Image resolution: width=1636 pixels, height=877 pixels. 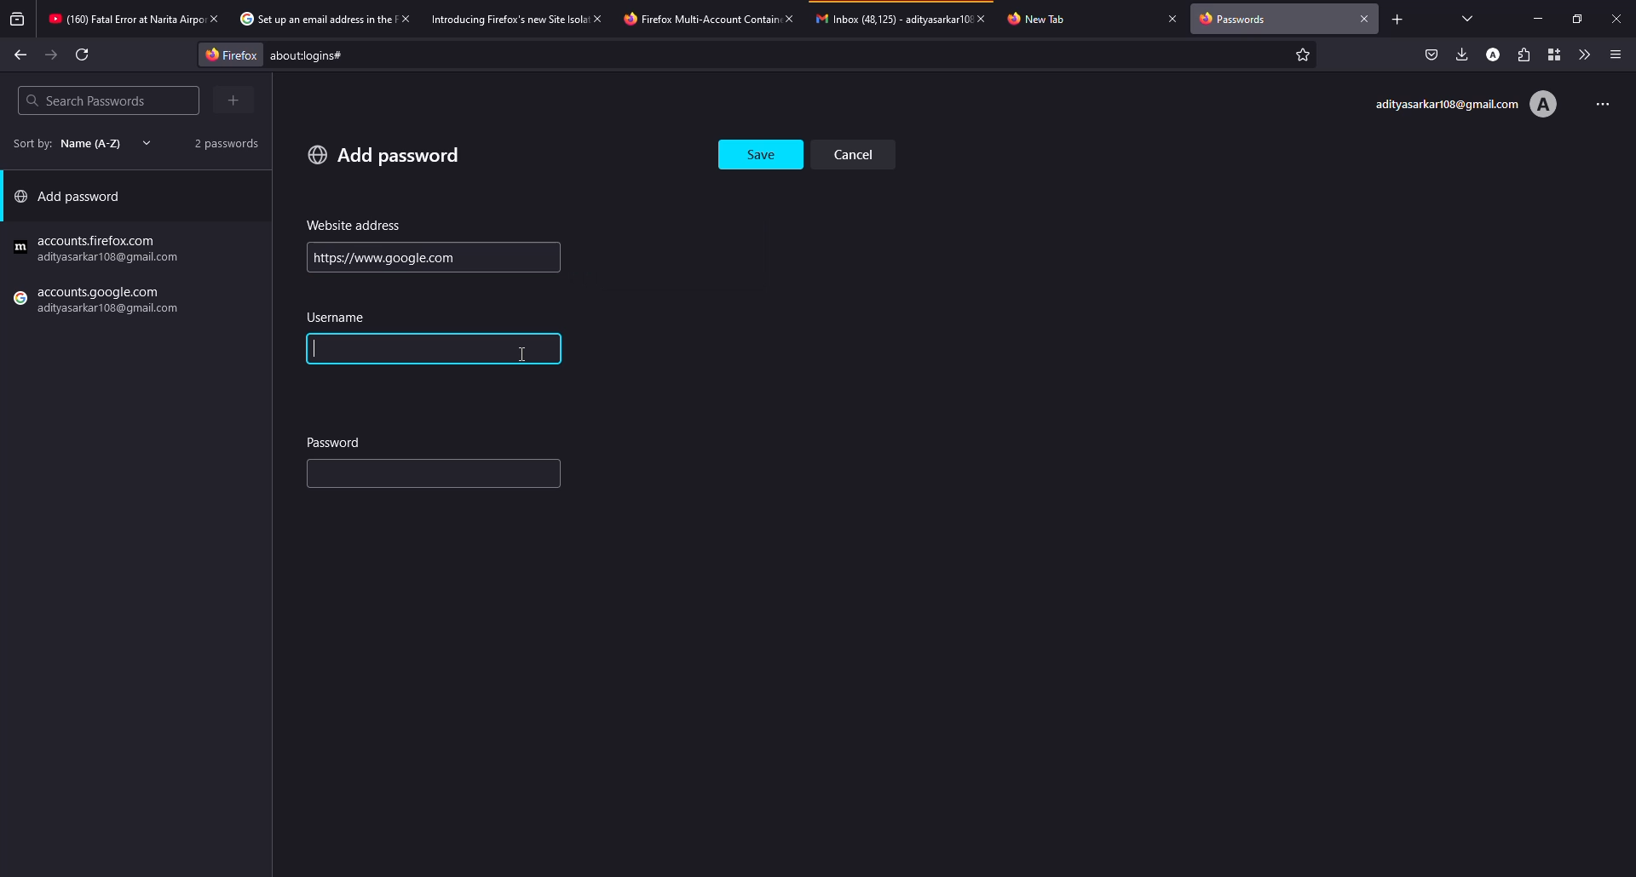 What do you see at coordinates (1431, 54) in the screenshot?
I see `save to pocket` at bounding box center [1431, 54].